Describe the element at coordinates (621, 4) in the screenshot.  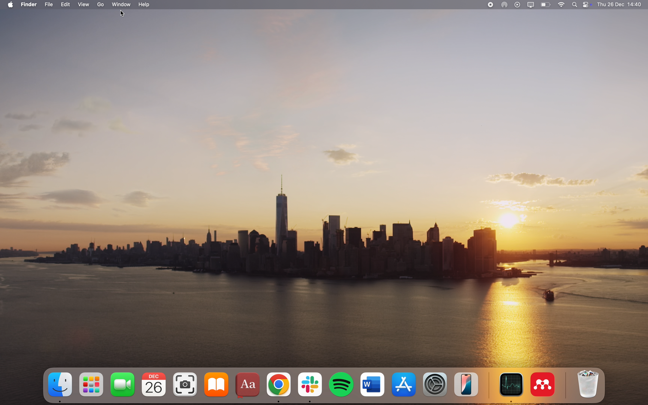
I see `date and hour` at that location.